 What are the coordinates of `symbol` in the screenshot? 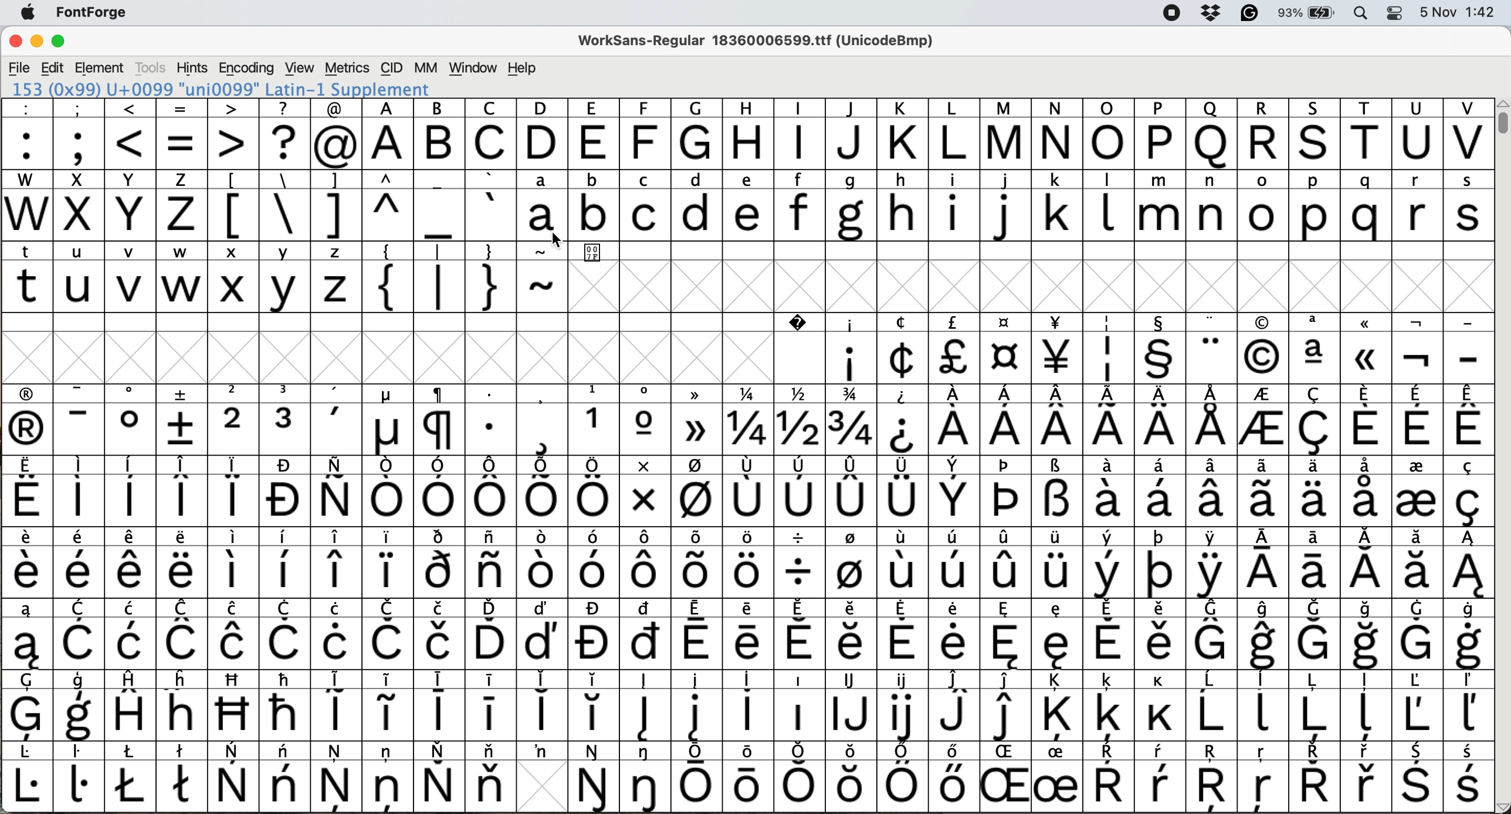 It's located at (541, 705).